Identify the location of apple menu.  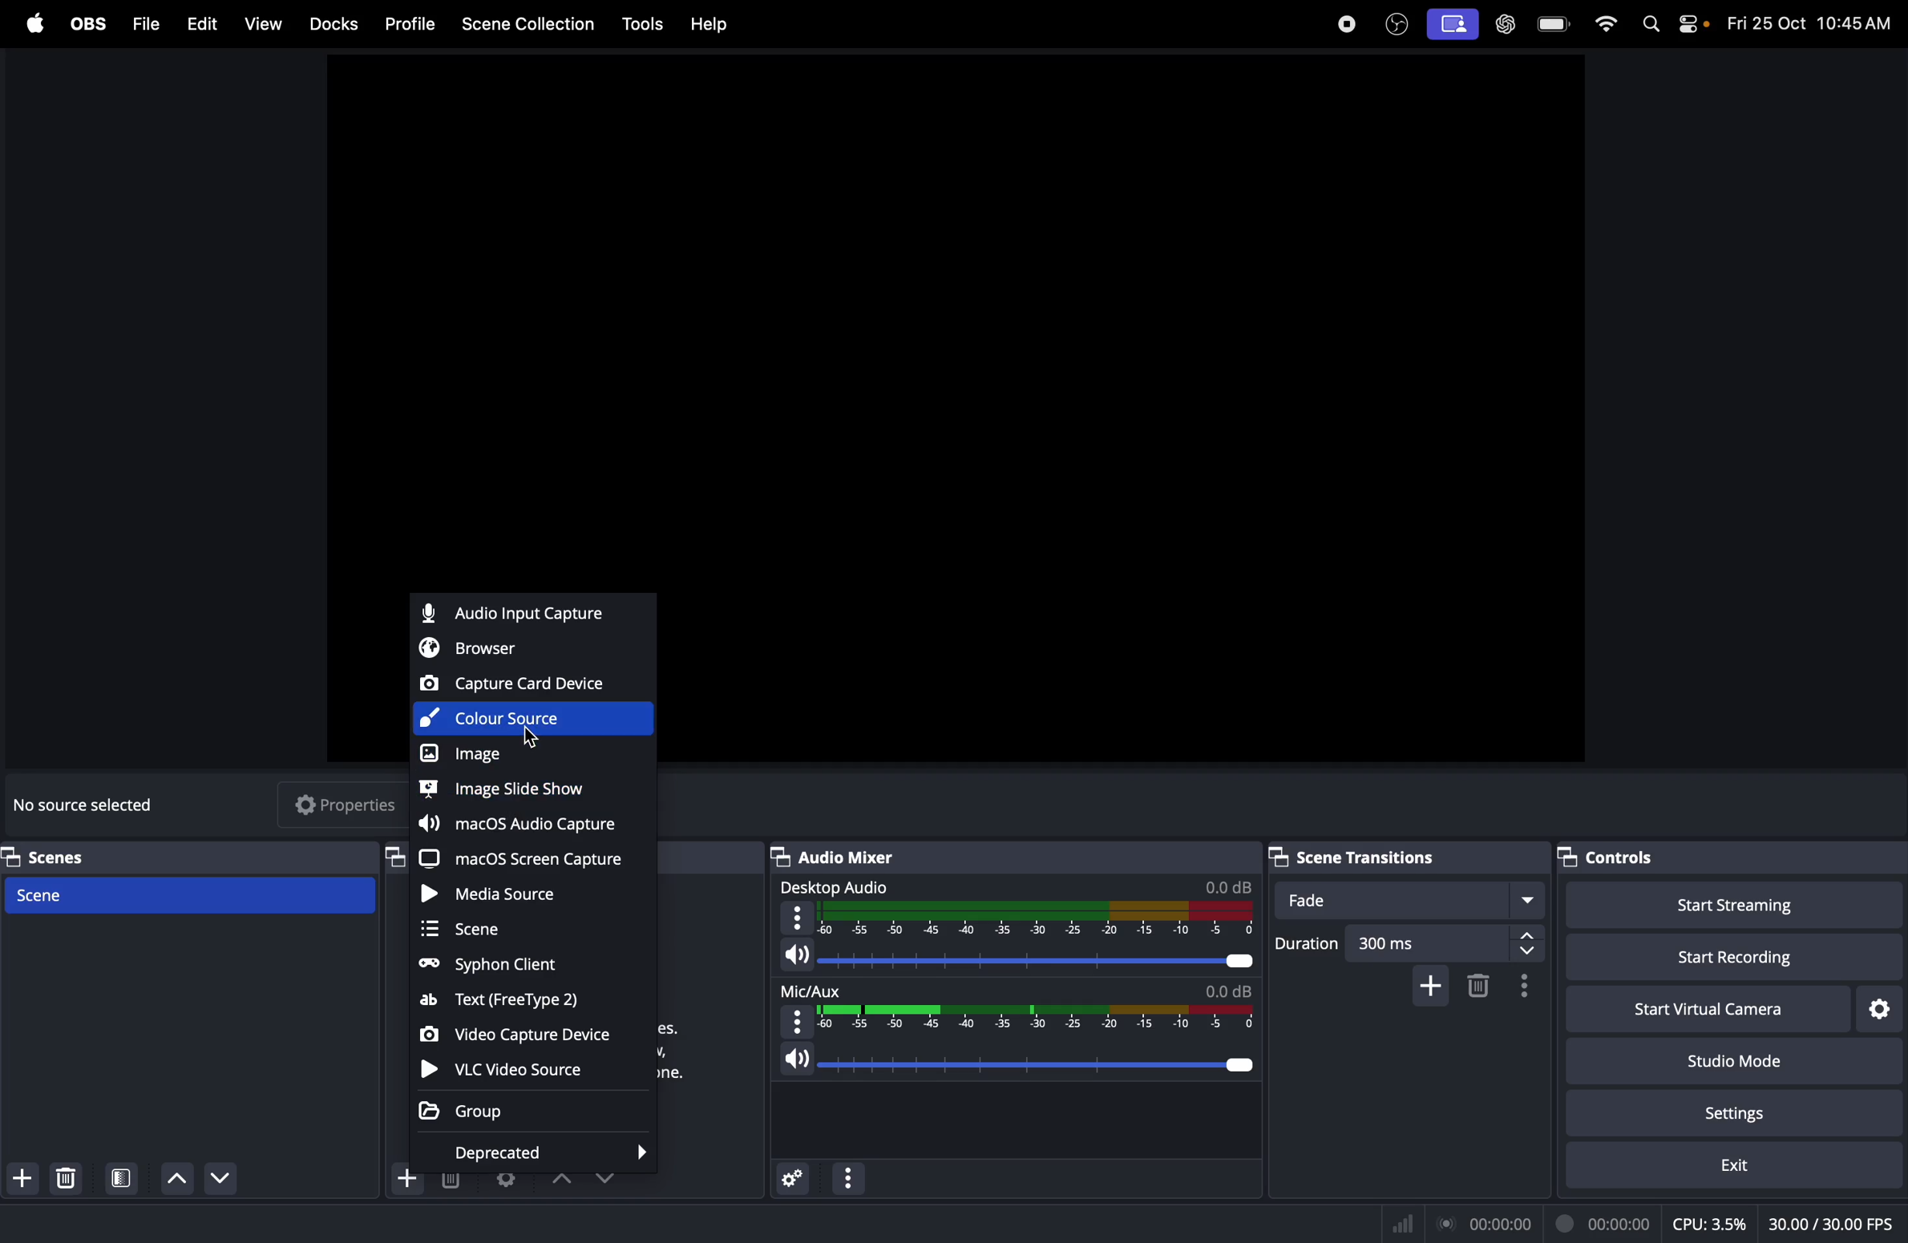
(35, 24).